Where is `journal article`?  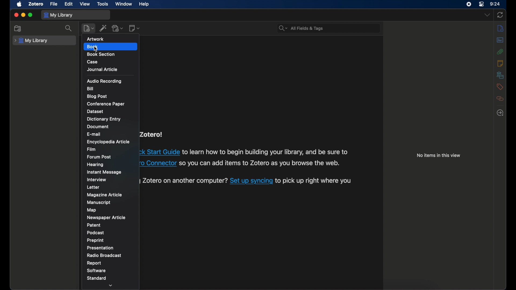
journal article is located at coordinates (102, 70).